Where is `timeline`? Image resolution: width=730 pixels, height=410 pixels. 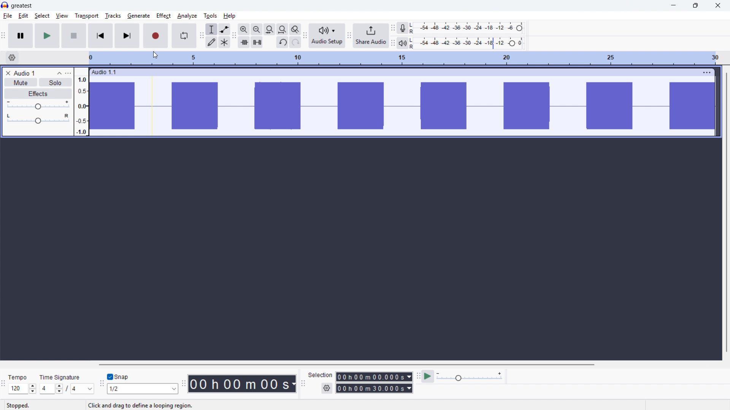
timeline is located at coordinates (407, 58).